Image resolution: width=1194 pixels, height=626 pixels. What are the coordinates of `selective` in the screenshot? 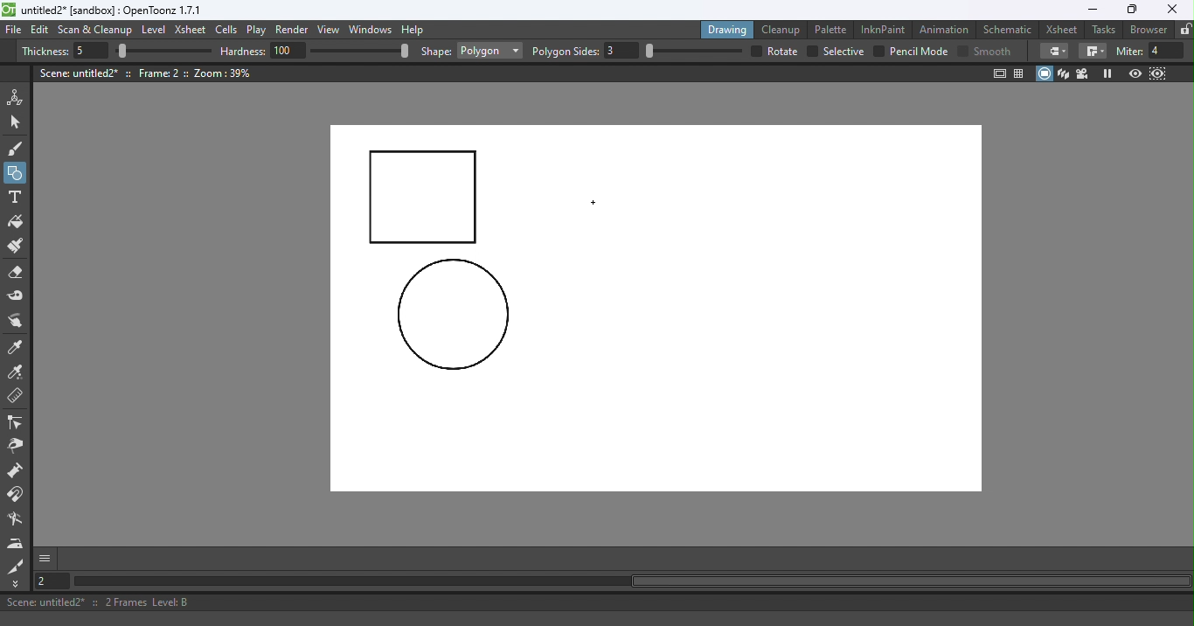 It's located at (843, 52).